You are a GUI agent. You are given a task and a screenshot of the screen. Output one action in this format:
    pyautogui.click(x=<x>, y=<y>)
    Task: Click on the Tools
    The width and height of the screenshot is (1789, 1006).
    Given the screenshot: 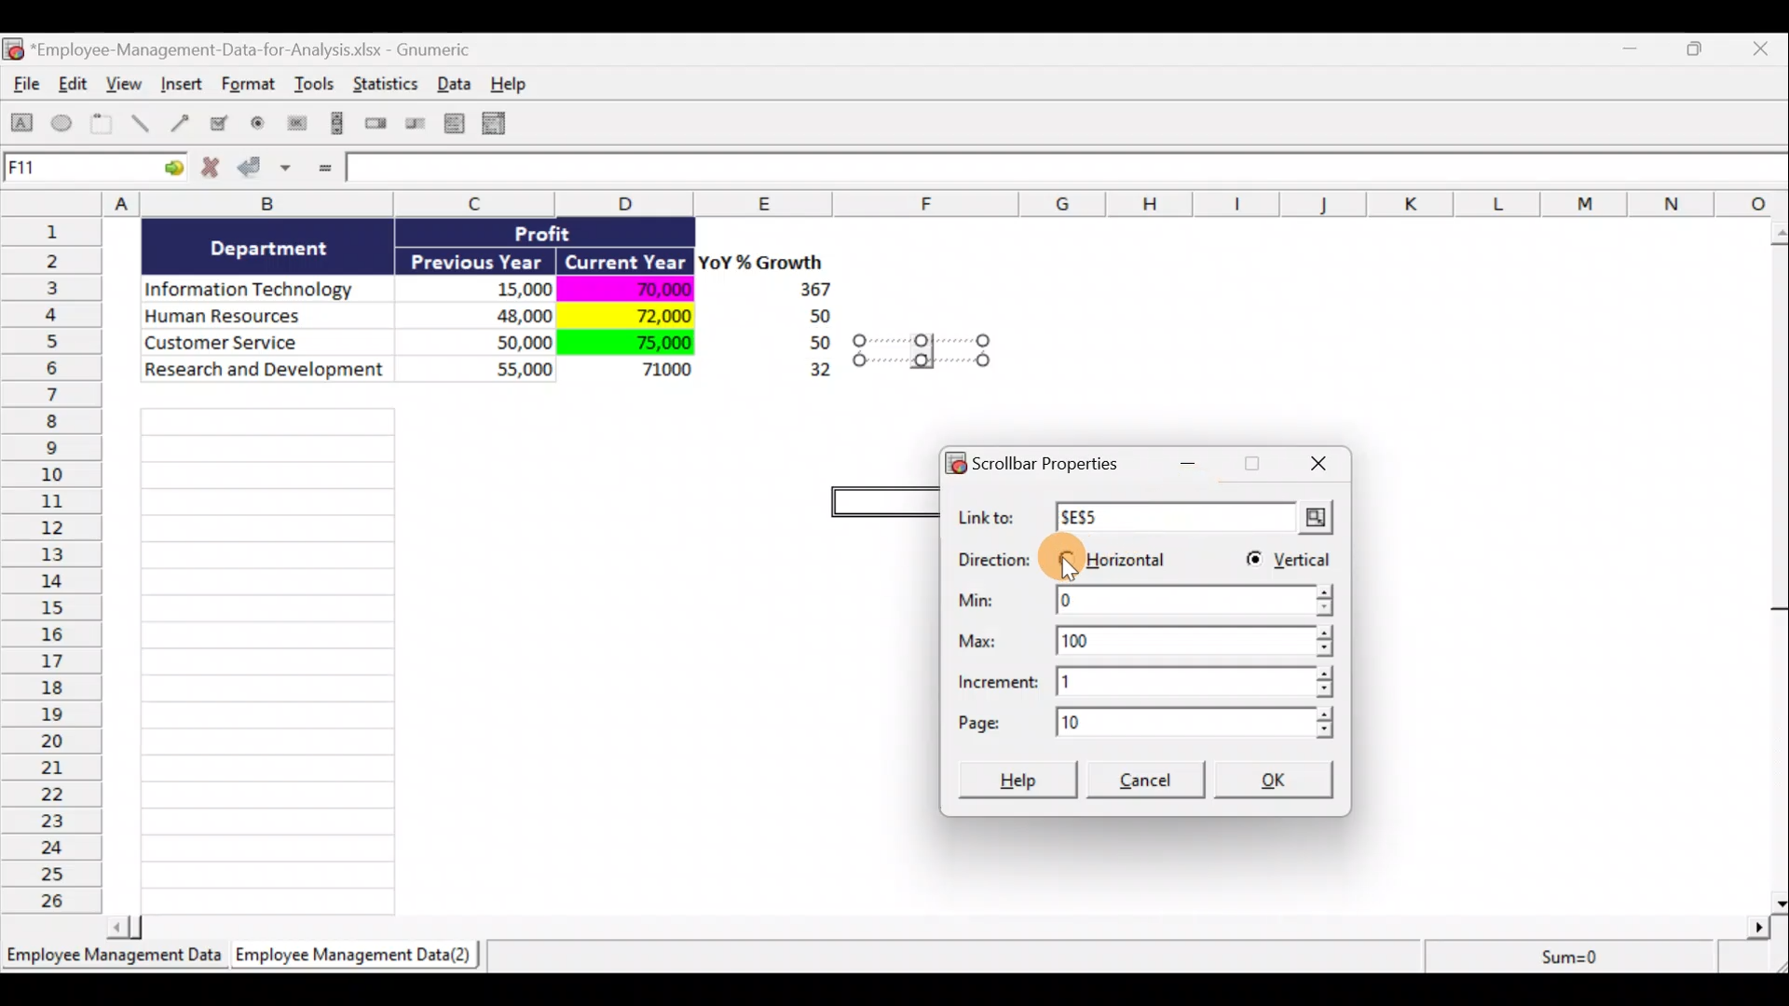 What is the action you would take?
    pyautogui.click(x=317, y=88)
    